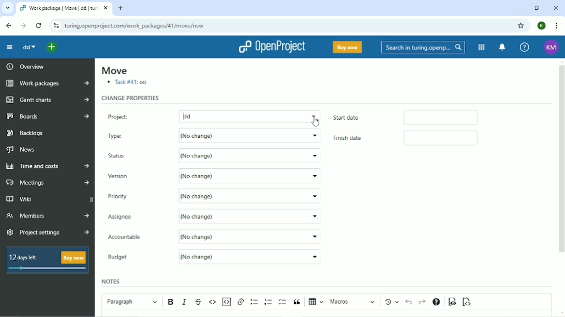 The image size is (565, 317). Describe the element at coordinates (249, 256) in the screenshot. I see `(No change)` at that location.